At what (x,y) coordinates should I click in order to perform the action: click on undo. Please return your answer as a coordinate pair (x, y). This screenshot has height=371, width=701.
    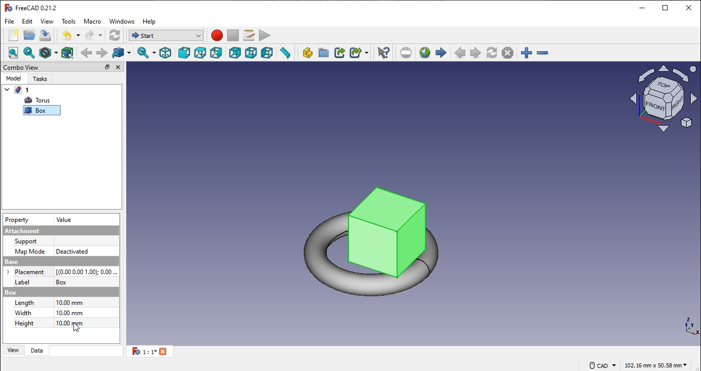
    Looking at the image, I should click on (71, 35).